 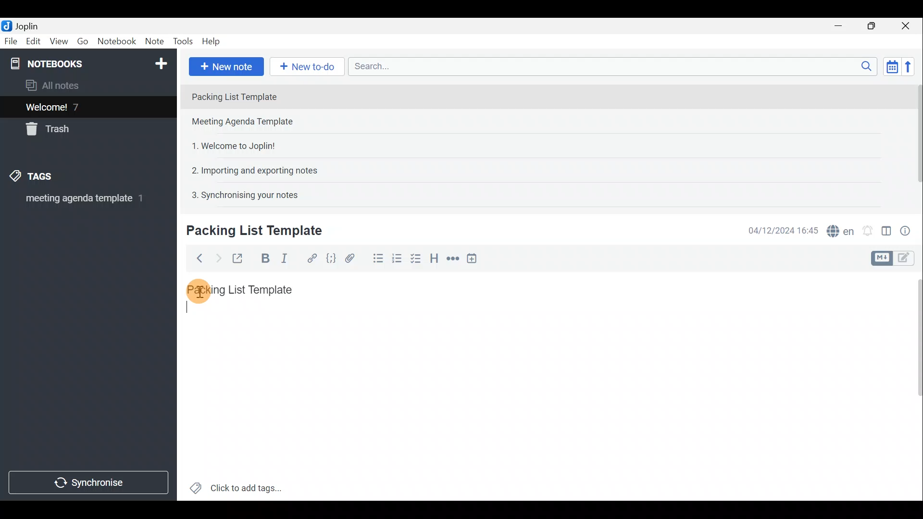 I want to click on Synchronise, so click(x=90, y=484).